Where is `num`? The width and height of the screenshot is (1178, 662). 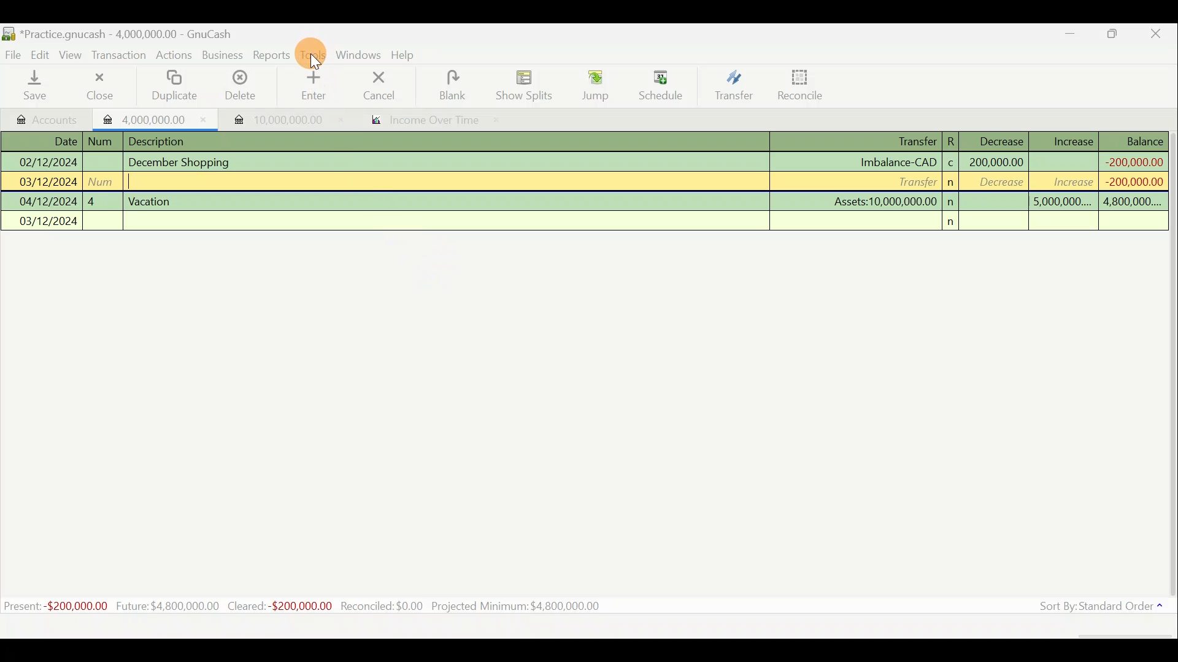
num is located at coordinates (104, 181).